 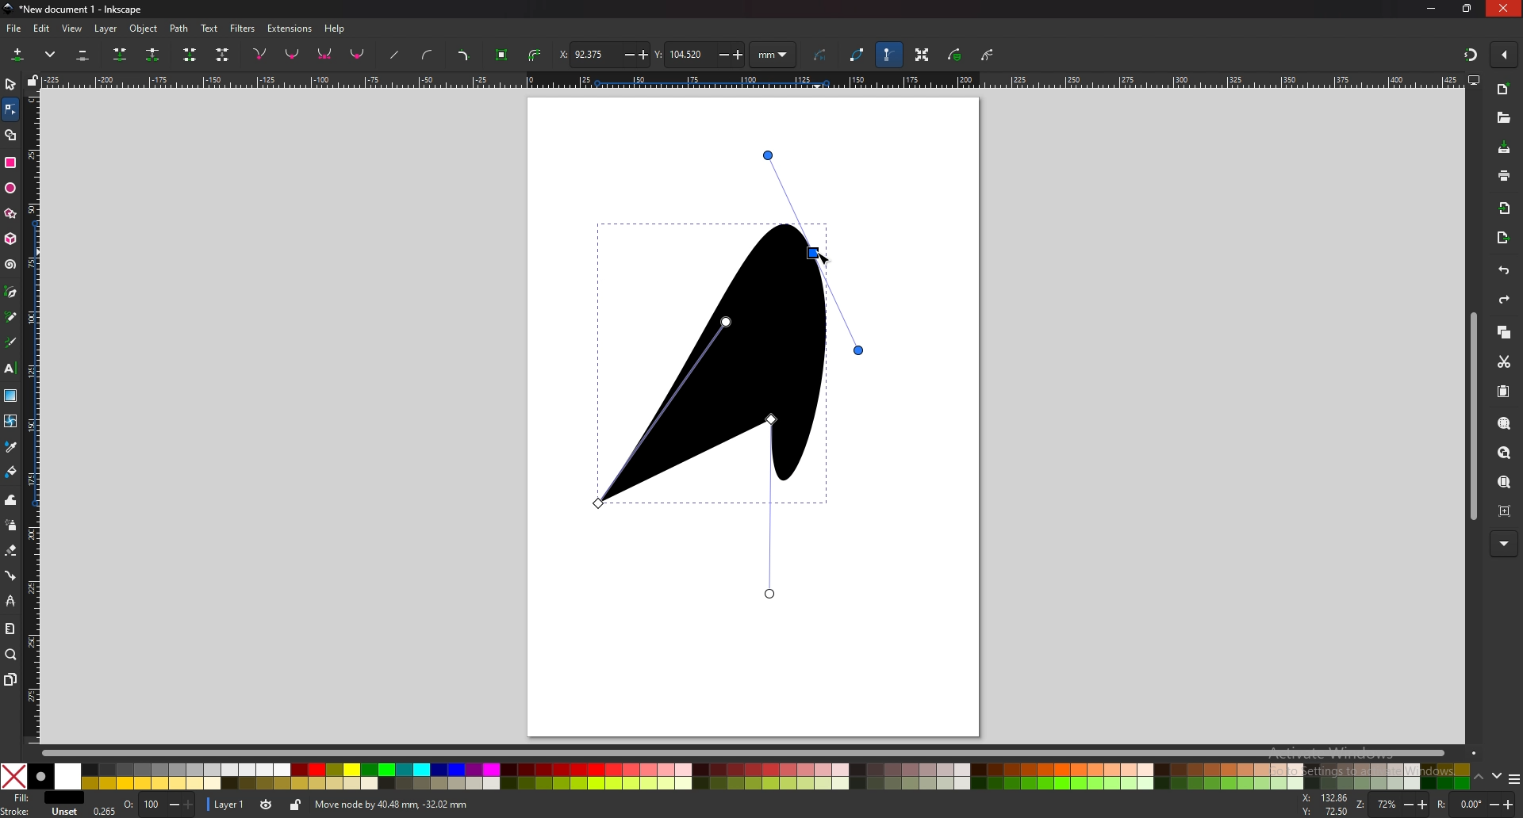 What do you see at coordinates (822, 55) in the screenshot?
I see `next path effect parameter` at bounding box center [822, 55].